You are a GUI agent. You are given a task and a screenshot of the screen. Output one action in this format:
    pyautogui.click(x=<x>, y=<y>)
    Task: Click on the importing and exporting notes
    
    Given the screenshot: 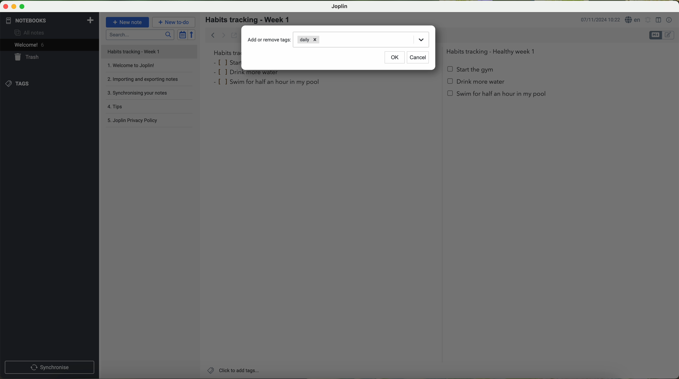 What is the action you would take?
    pyautogui.click(x=149, y=81)
    